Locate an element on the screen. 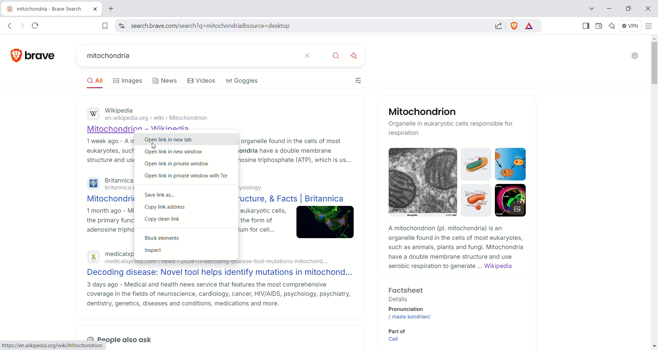 Image resolution: width=658 pixels, height=350 pixels. copy link address is located at coordinates (166, 209).